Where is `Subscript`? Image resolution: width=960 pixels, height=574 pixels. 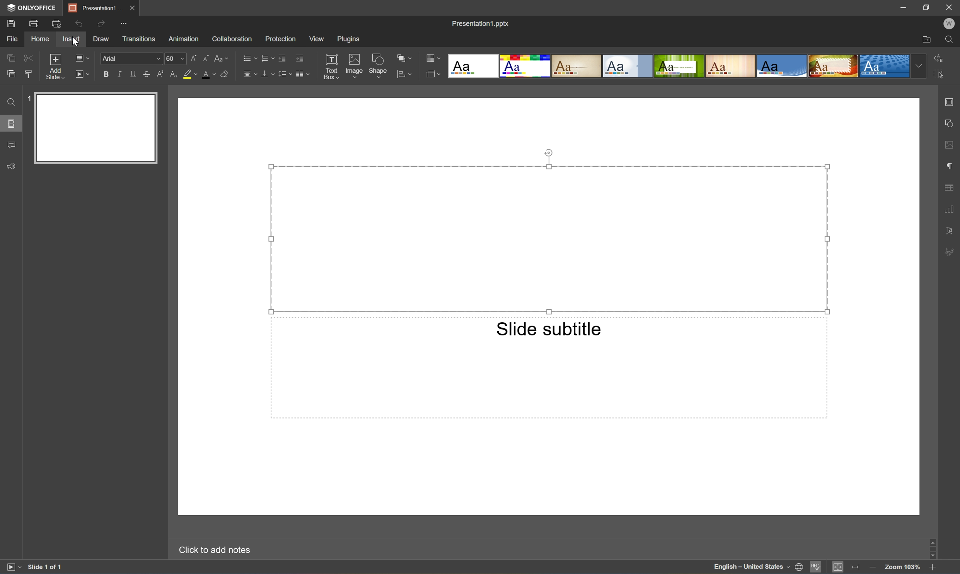 Subscript is located at coordinates (175, 75).